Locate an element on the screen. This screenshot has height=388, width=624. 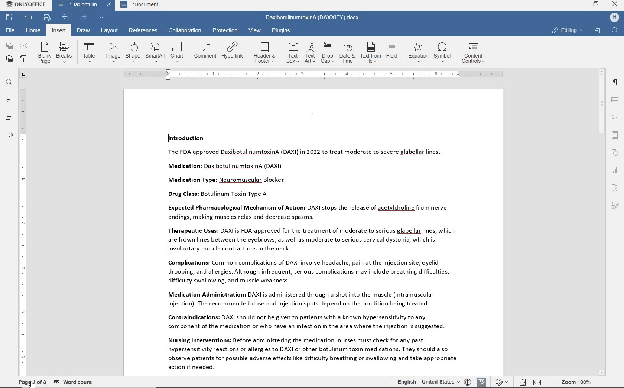
DaxibotulinumtoxinA (DAXXIFY).docx is located at coordinates (313, 18).